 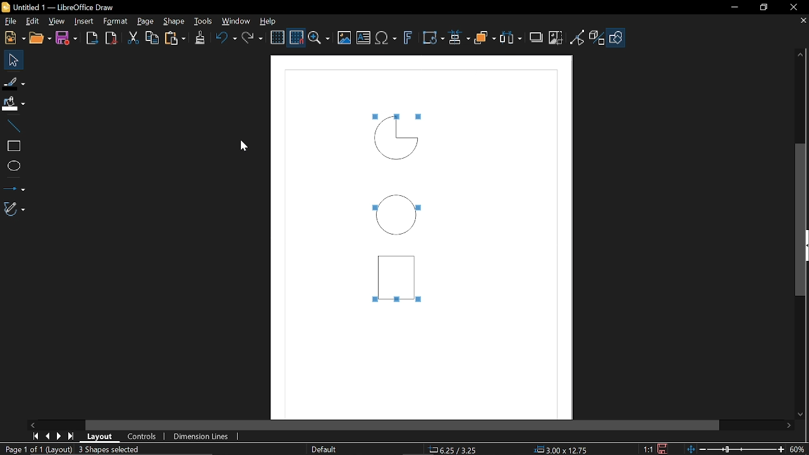 I want to click on page, so click(x=148, y=22).